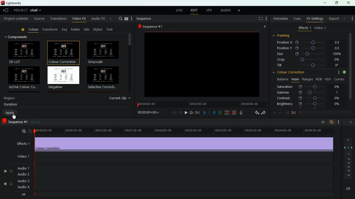 The width and height of the screenshot is (355, 199). What do you see at coordinates (104, 78) in the screenshot?
I see `selective correction` at bounding box center [104, 78].